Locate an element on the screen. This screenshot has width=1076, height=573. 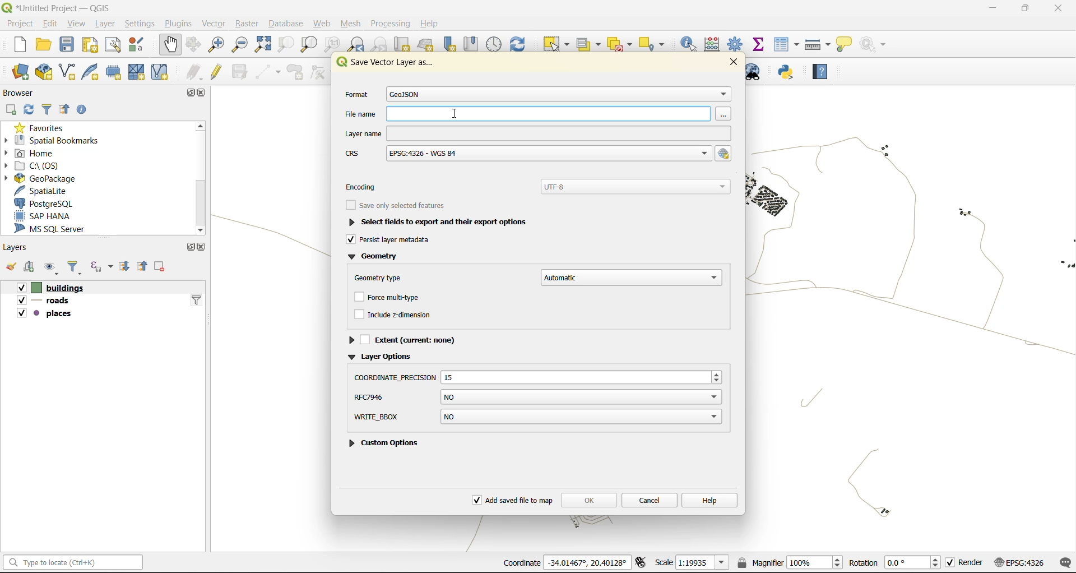
zoom native is located at coordinates (333, 44).